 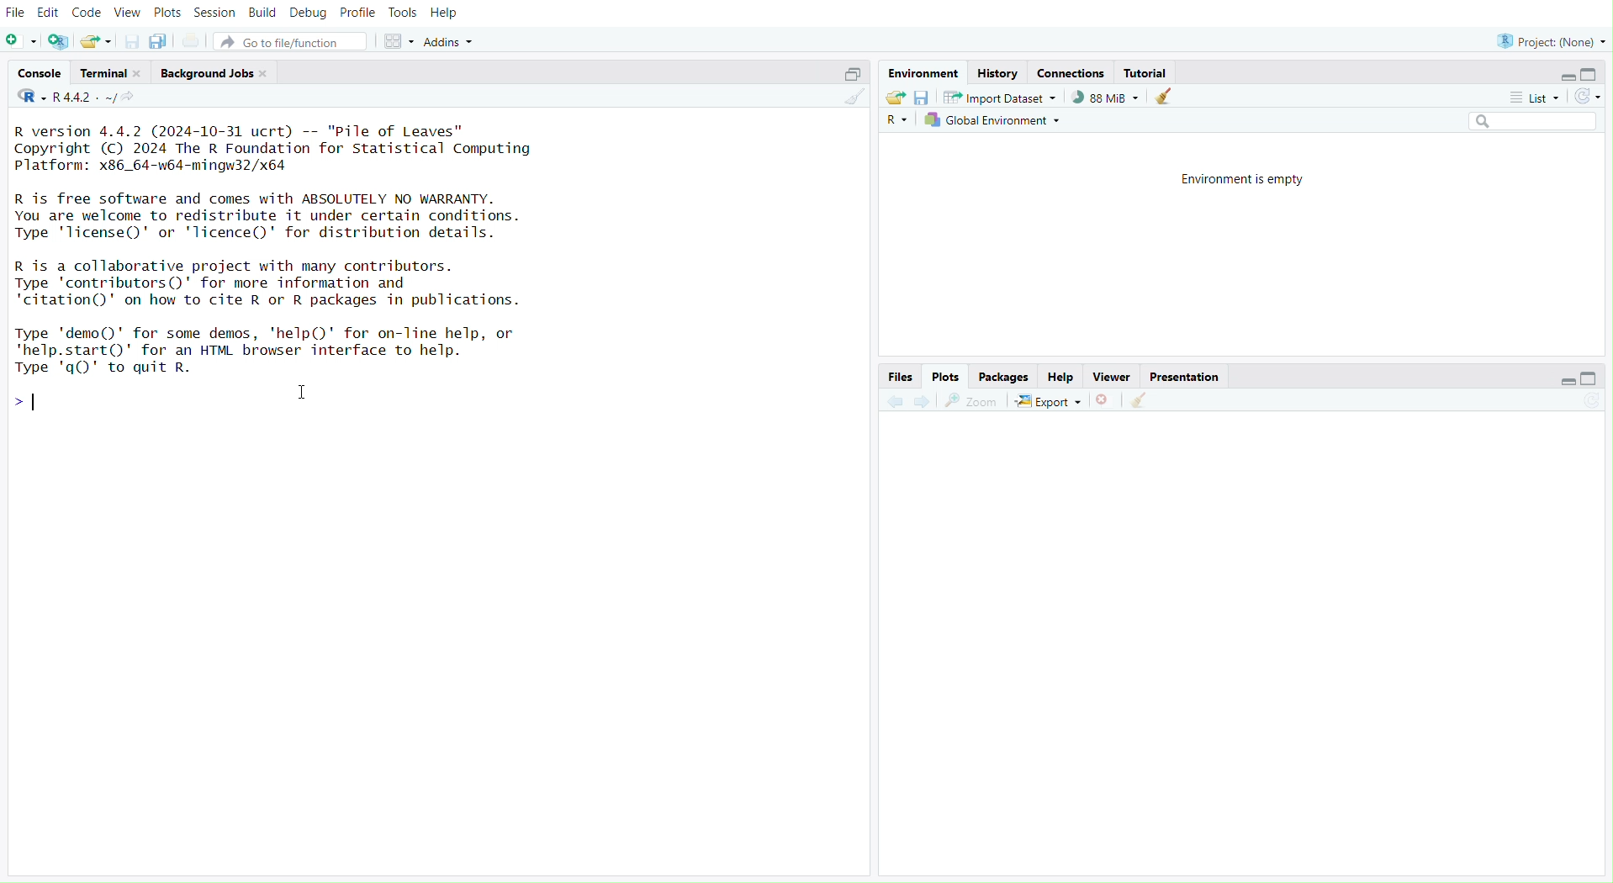 I want to click on Edit, so click(x=48, y=11).